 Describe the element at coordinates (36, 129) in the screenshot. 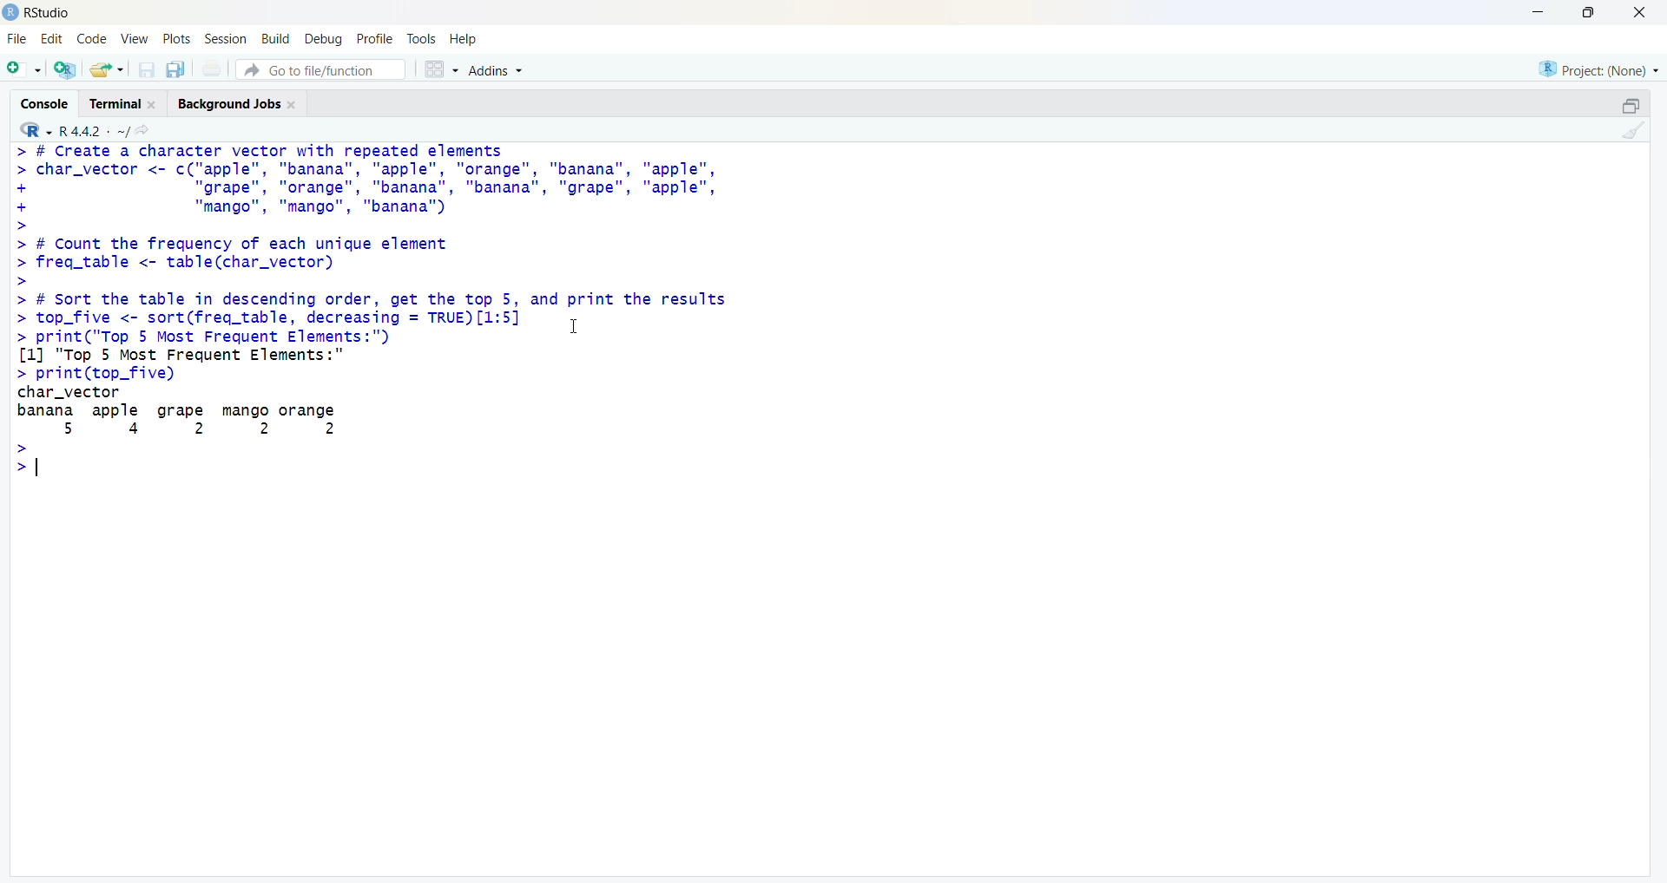

I see `R` at that location.